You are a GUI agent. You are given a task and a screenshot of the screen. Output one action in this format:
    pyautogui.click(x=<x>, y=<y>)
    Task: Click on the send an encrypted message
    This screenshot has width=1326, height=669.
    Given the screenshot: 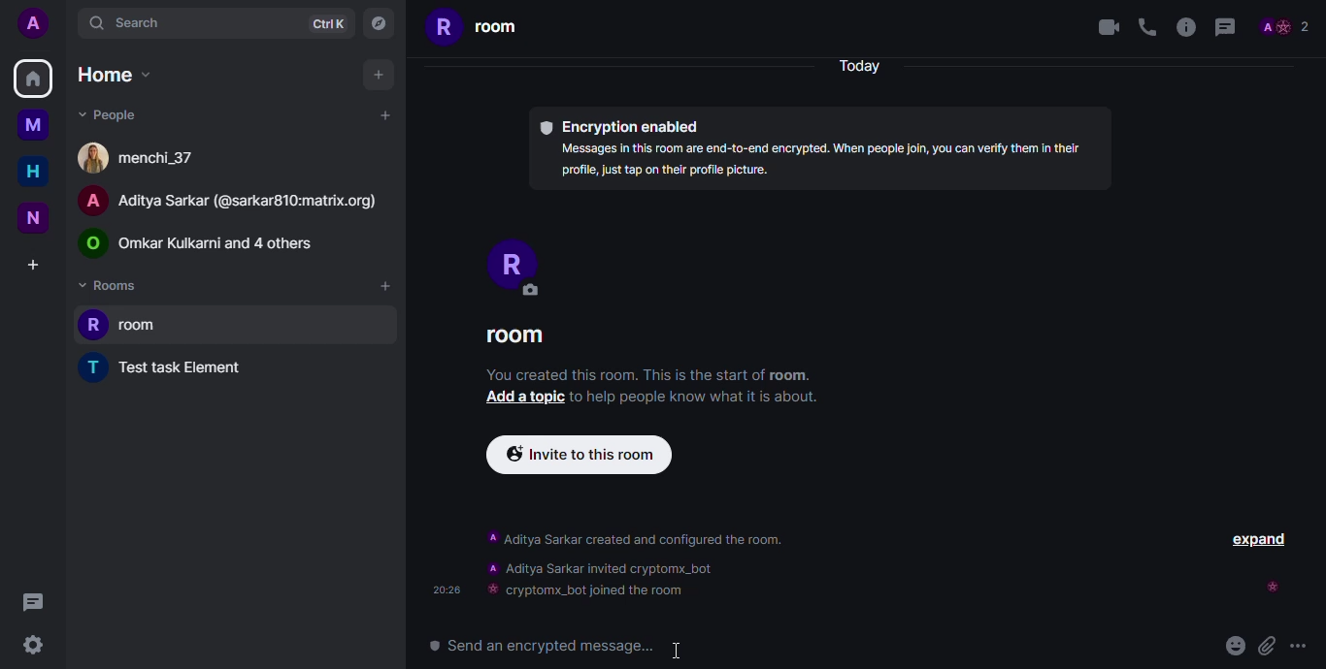 What is the action you would take?
    pyautogui.click(x=565, y=645)
    